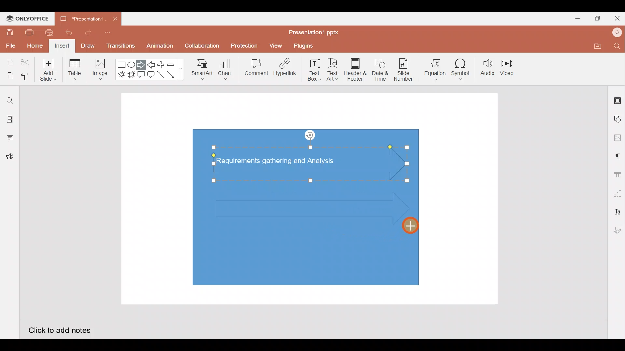 This screenshot has height=351, width=625. Describe the element at coordinates (151, 73) in the screenshot. I see `Rounded Rectangular callout` at that location.